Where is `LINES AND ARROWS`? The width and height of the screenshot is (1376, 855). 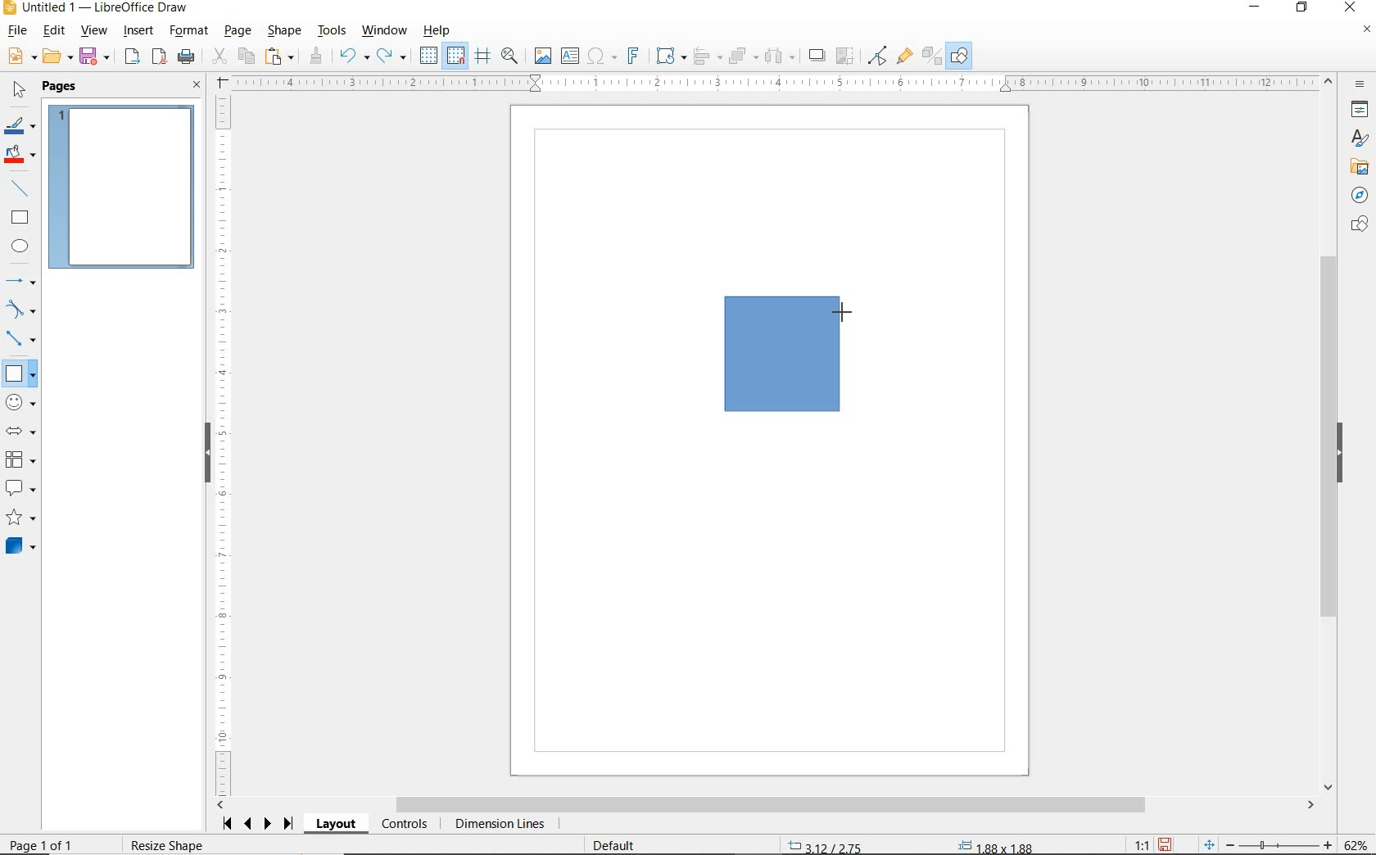
LINES AND ARROWS is located at coordinates (21, 281).